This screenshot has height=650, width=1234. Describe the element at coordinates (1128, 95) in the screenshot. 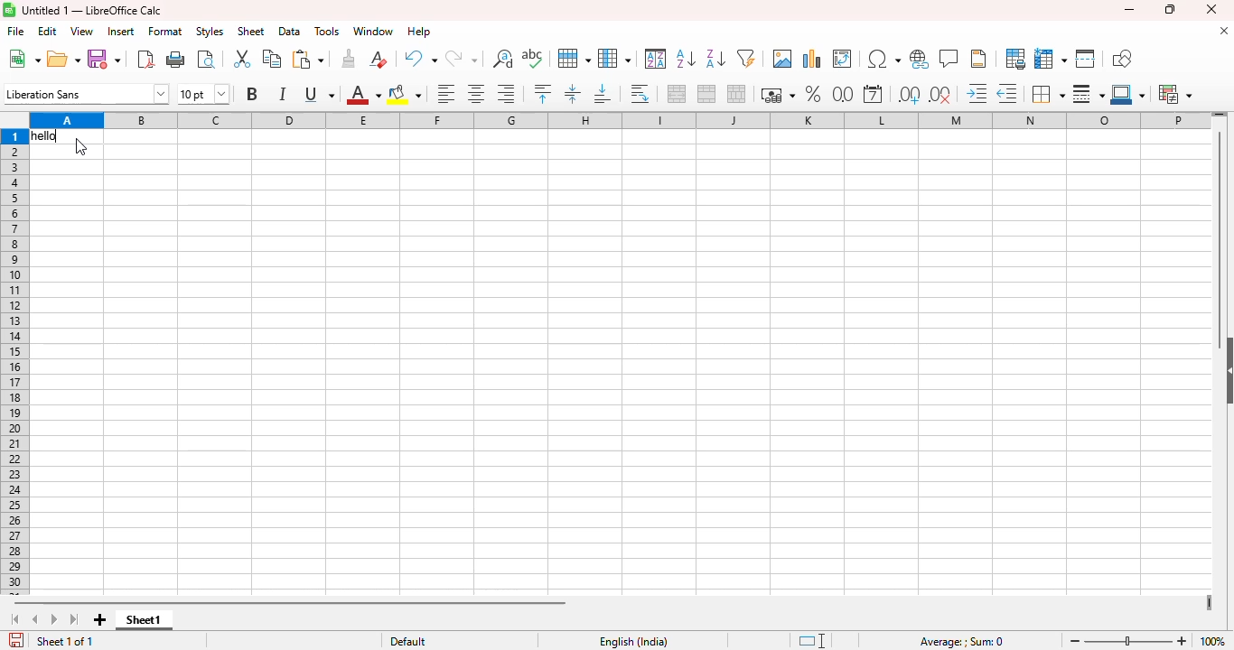

I see `border color` at that location.